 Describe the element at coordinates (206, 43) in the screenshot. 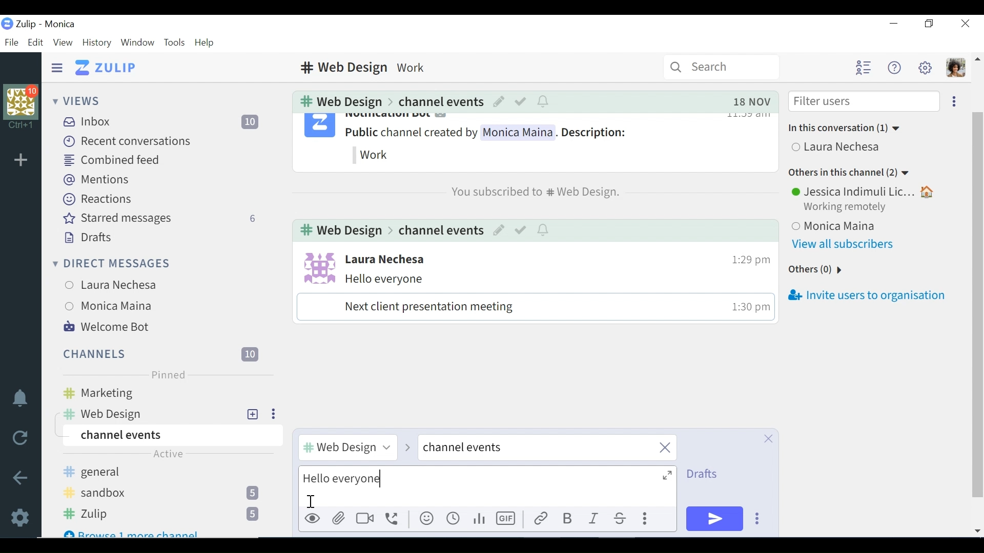

I see `Help` at that location.